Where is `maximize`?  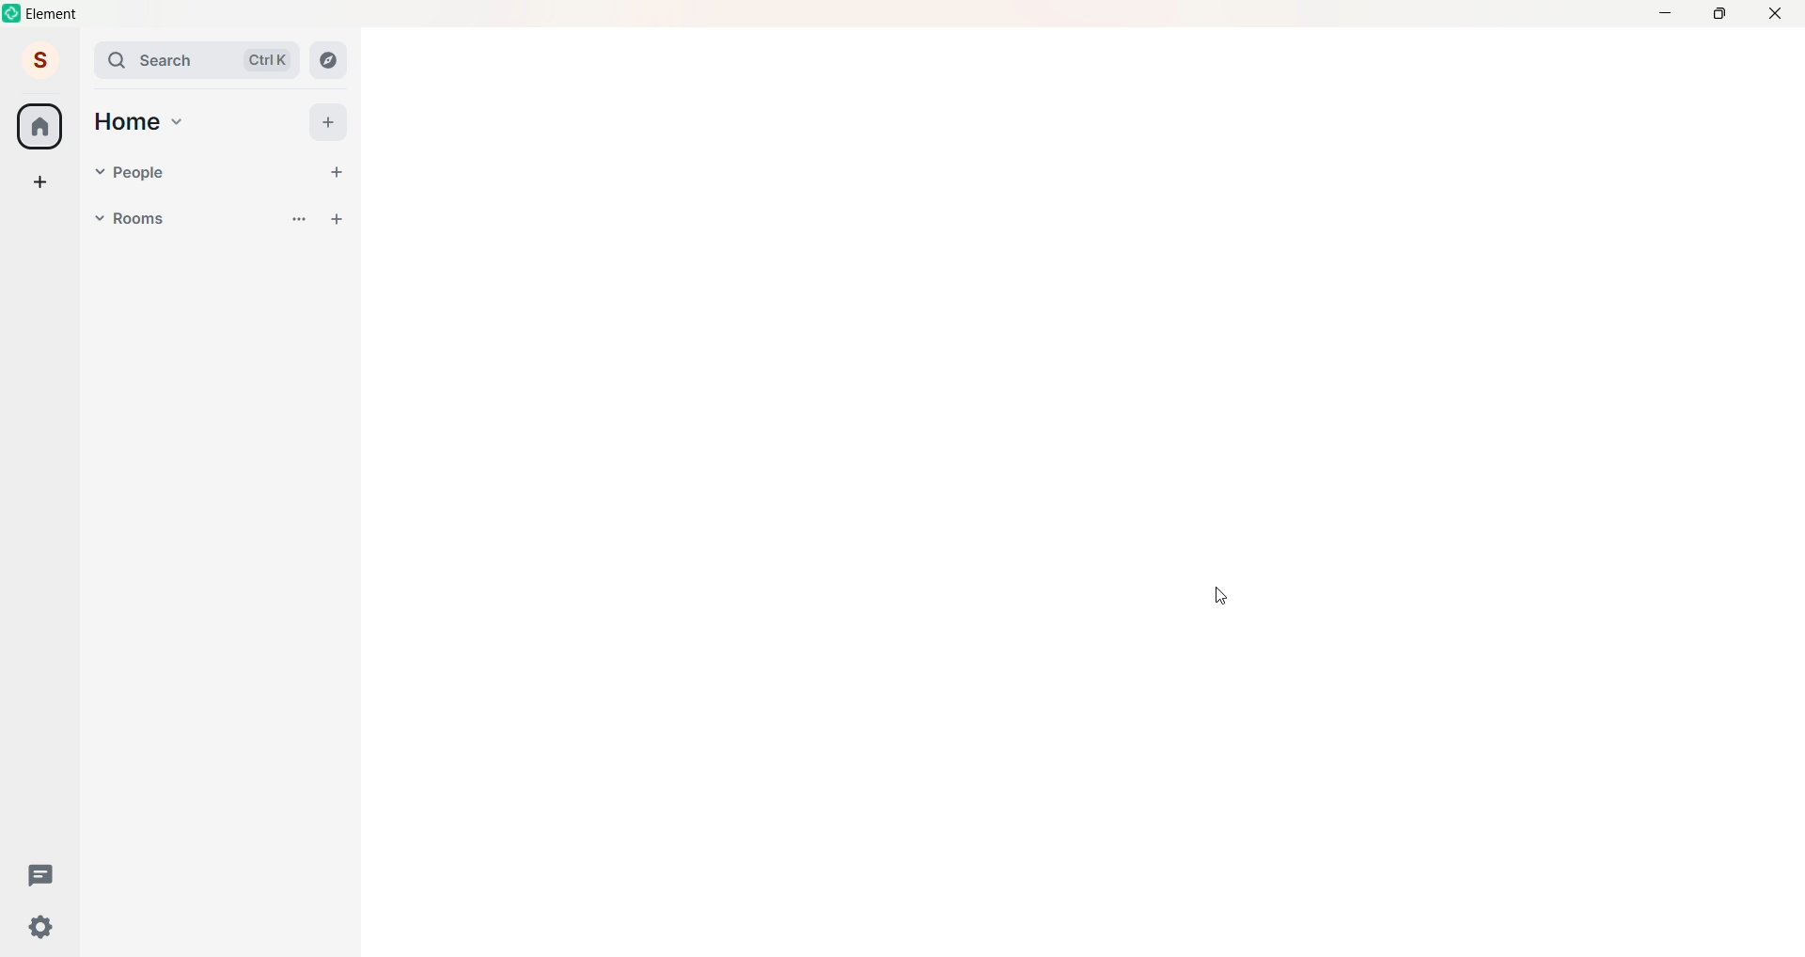
maximize is located at coordinates (1719, 16).